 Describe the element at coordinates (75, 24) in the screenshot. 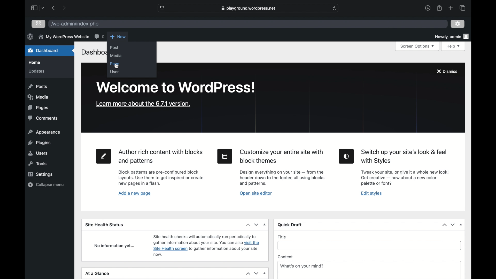

I see `wordpress address` at that location.